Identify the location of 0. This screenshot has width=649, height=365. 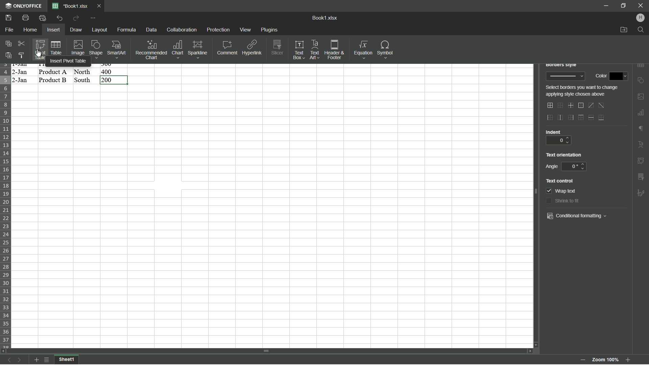
(560, 141).